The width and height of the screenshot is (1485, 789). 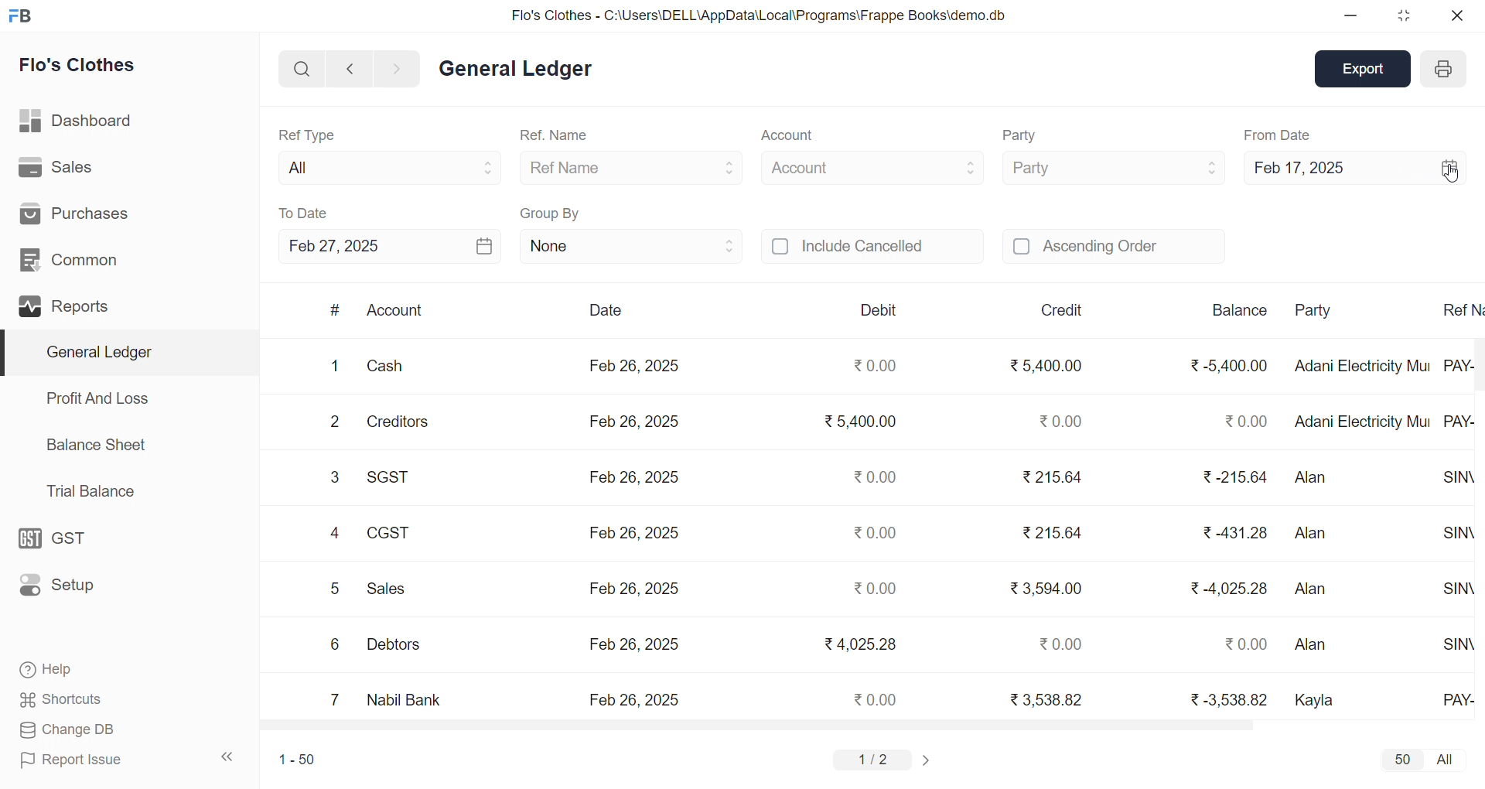 What do you see at coordinates (634, 589) in the screenshot?
I see `Feb 26, 2025` at bounding box center [634, 589].